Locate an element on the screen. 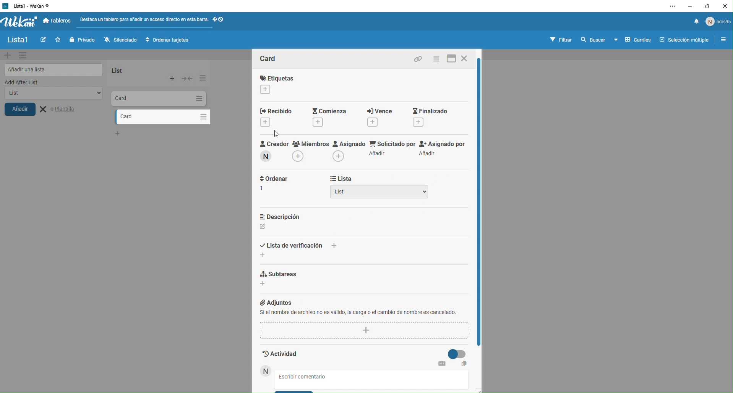  carriles is located at coordinates (633, 40).